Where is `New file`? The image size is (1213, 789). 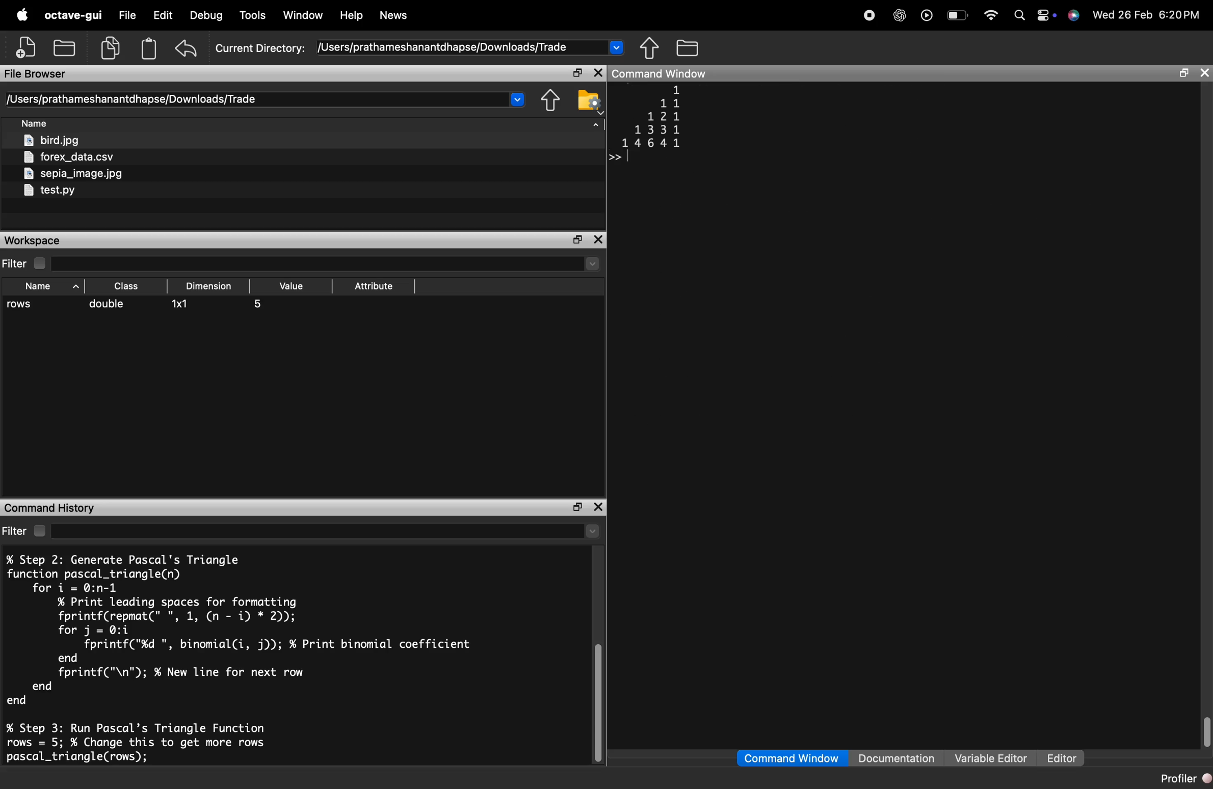 New file is located at coordinates (25, 47).